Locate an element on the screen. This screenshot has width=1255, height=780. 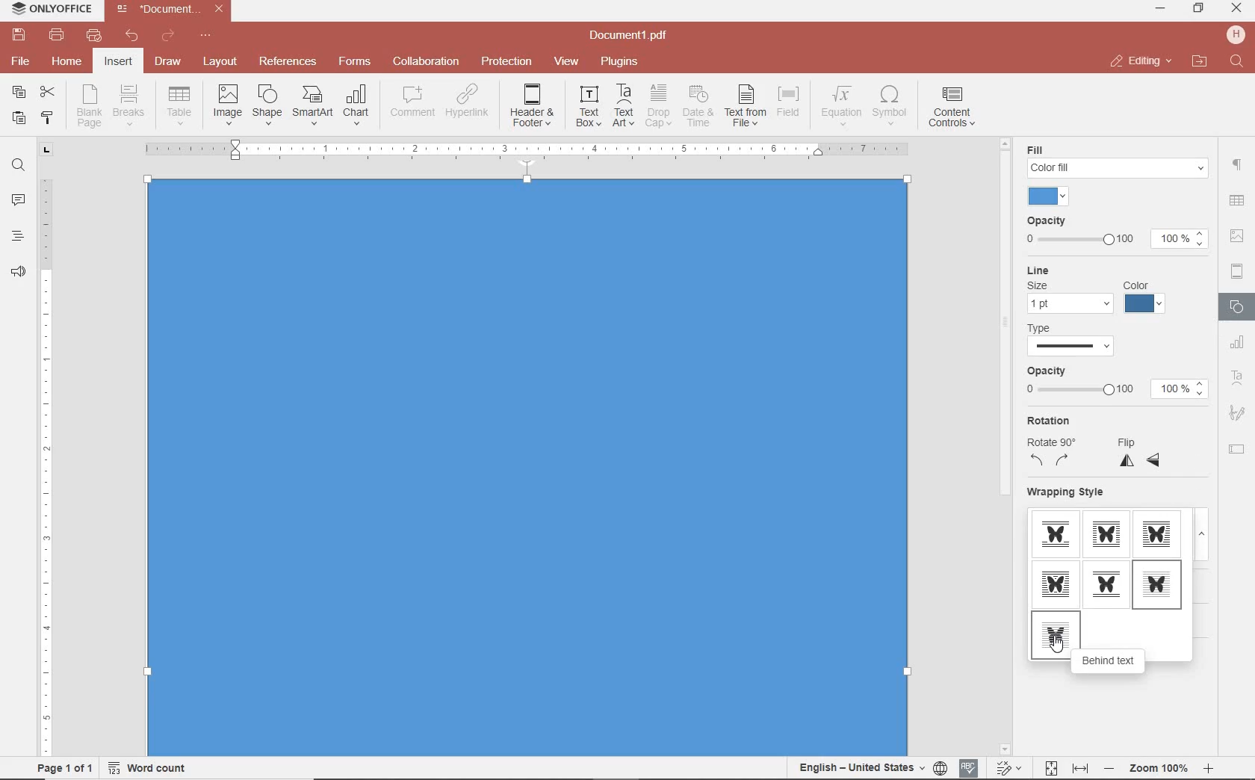
copy style is located at coordinates (46, 117).